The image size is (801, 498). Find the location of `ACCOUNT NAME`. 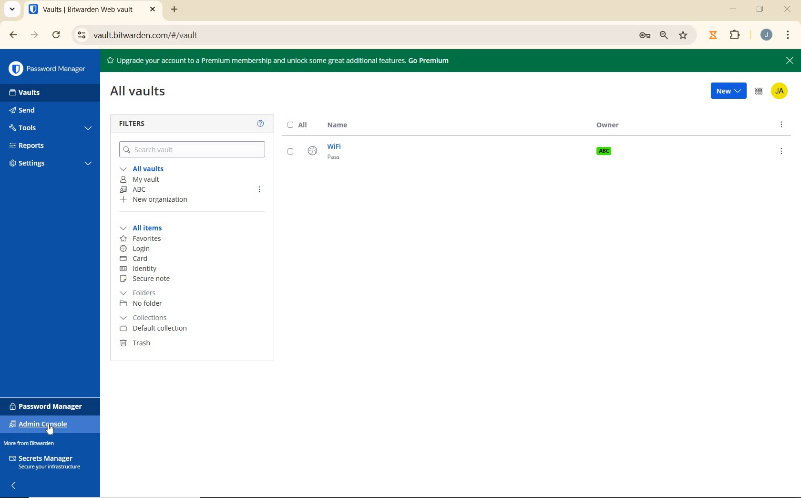

ACCOUNT NAME is located at coordinates (781, 92).